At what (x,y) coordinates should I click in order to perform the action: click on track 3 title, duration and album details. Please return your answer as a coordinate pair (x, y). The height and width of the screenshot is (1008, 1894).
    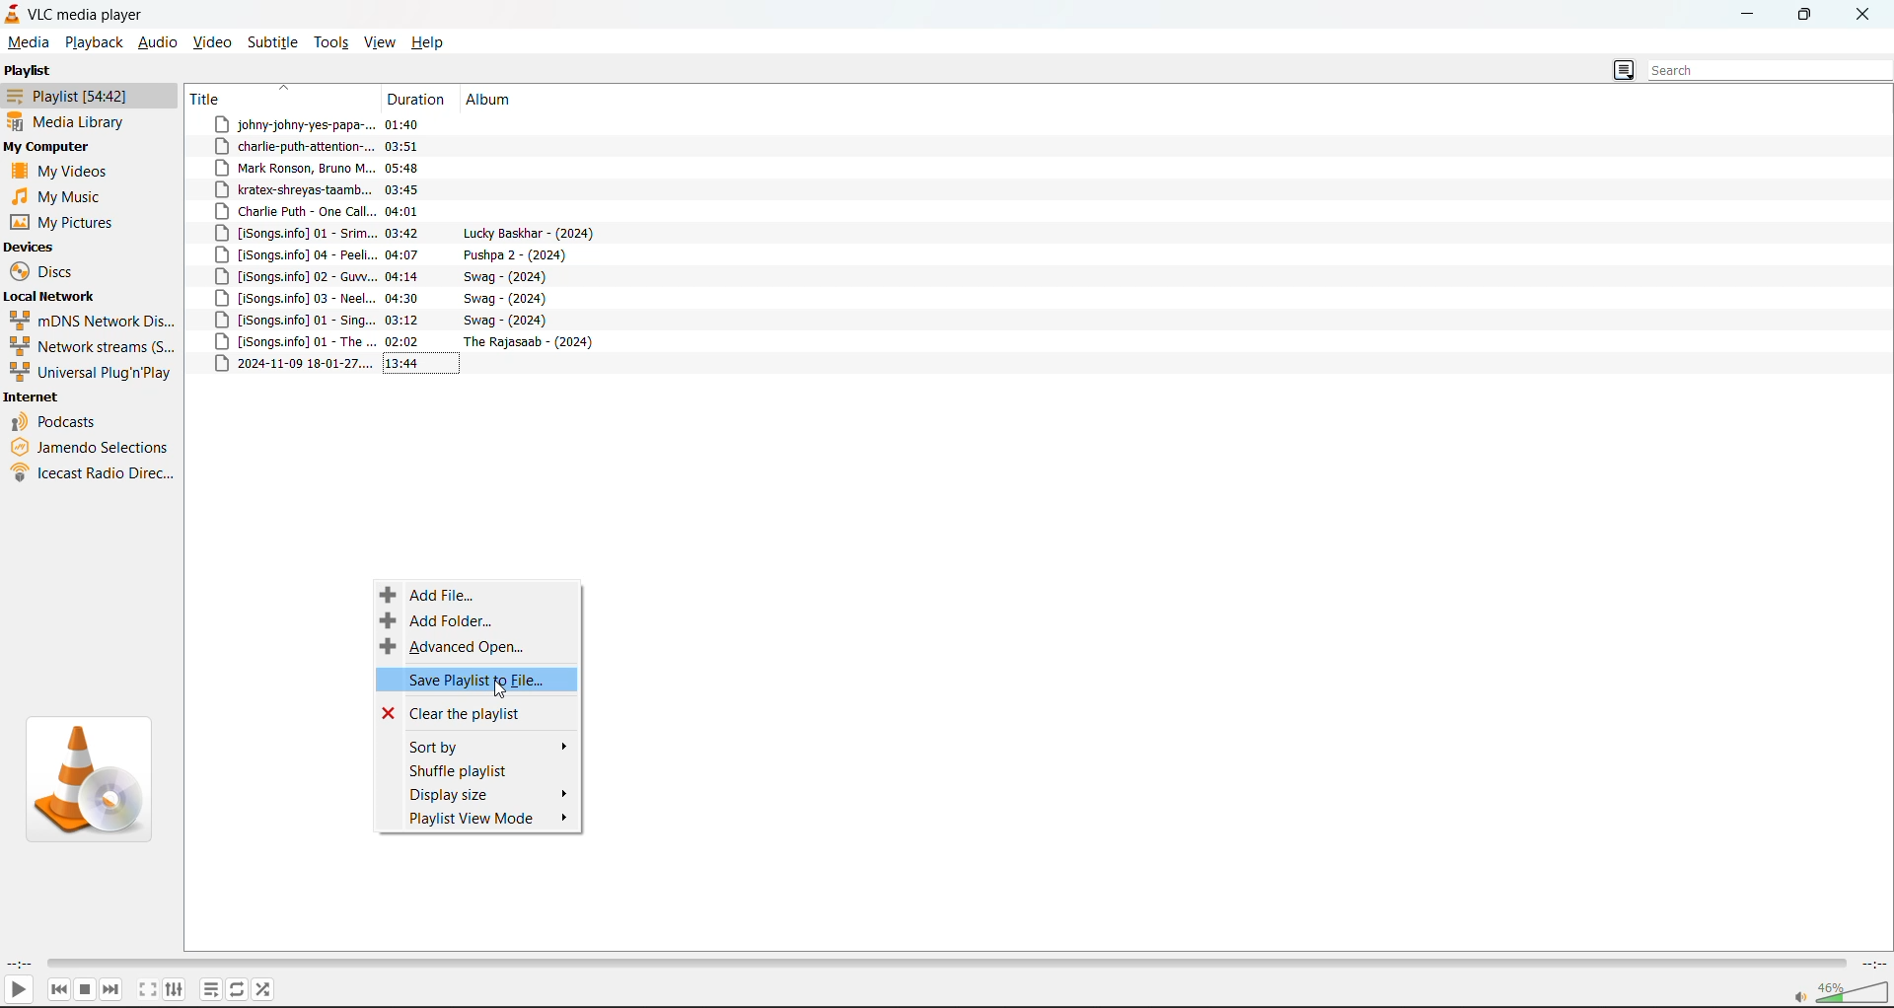
    Looking at the image, I should click on (362, 189).